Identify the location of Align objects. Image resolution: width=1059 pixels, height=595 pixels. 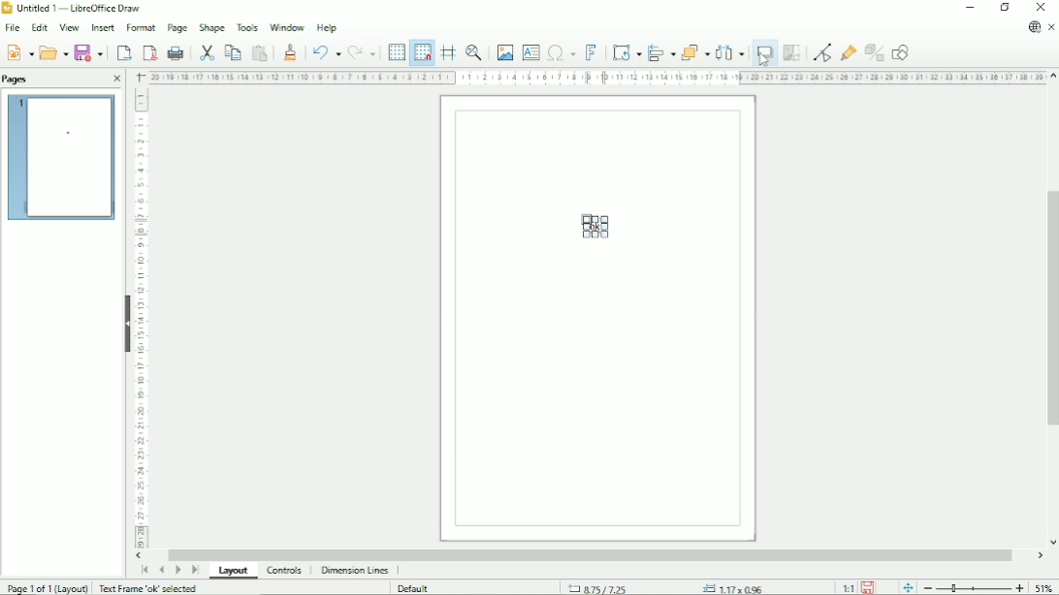
(660, 52).